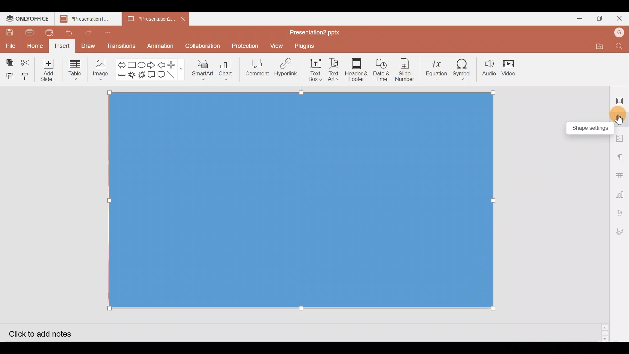  What do you see at coordinates (162, 75) in the screenshot?
I see `Rounded Rectangular callout` at bounding box center [162, 75].